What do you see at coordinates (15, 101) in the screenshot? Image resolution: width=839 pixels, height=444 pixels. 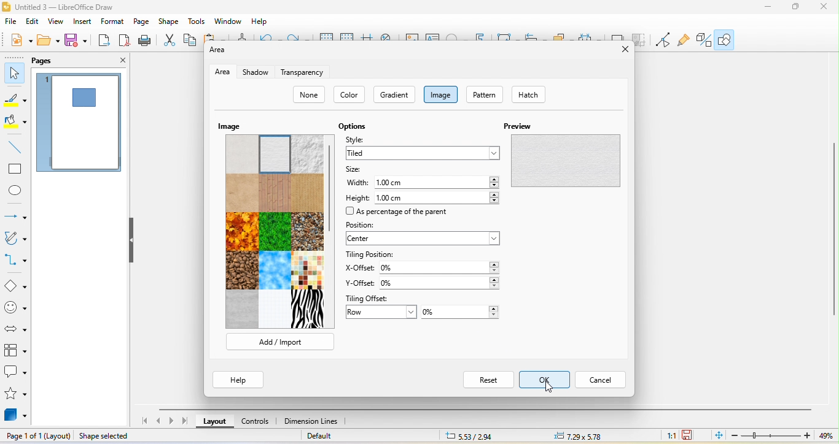 I see `line color` at bounding box center [15, 101].